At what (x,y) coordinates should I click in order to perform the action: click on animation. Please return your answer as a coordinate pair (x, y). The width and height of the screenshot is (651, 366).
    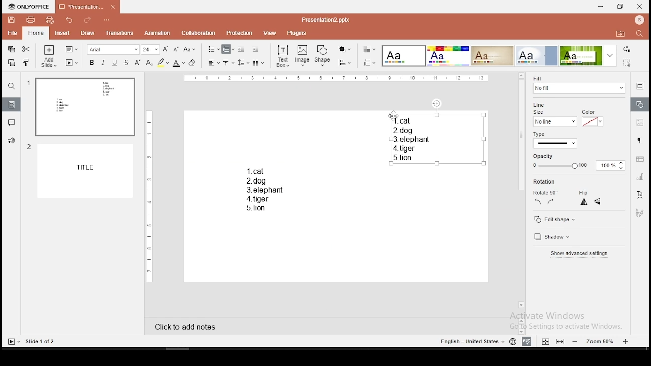
    Looking at the image, I should click on (158, 33).